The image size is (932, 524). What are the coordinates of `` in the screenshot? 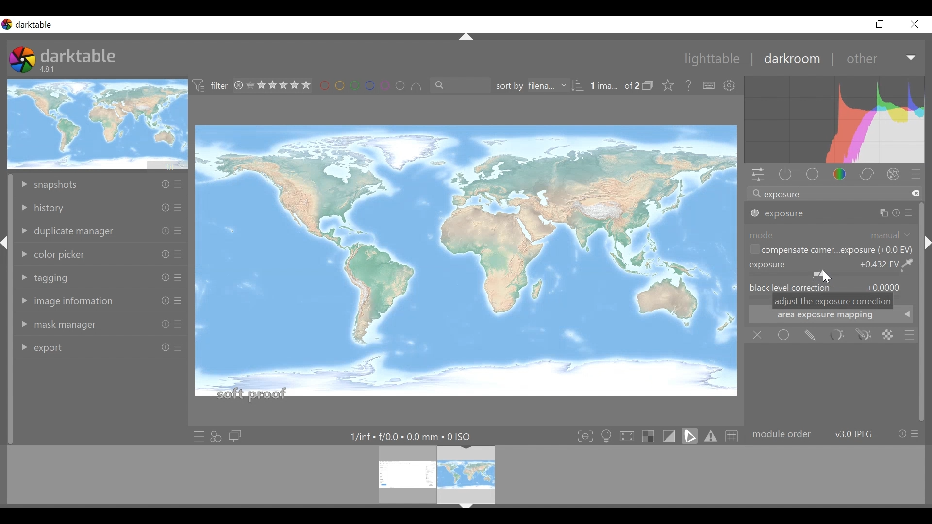 It's located at (162, 278).